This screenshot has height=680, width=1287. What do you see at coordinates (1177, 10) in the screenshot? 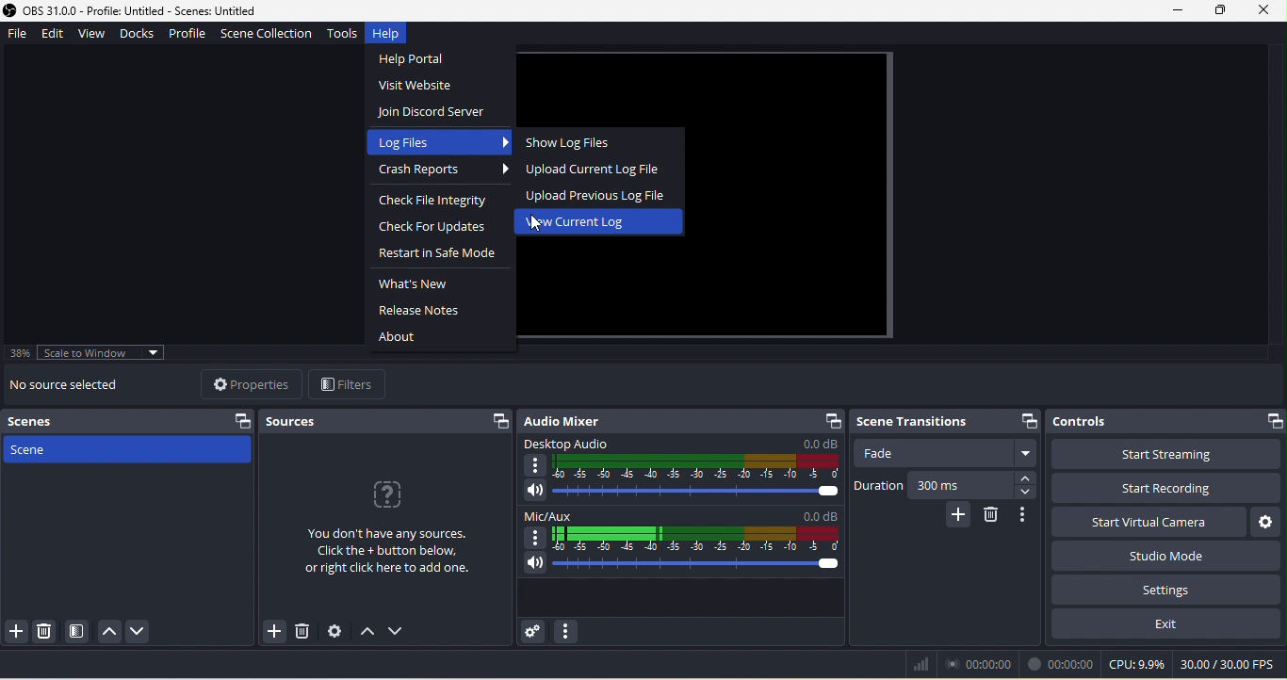
I see `minimize` at bounding box center [1177, 10].